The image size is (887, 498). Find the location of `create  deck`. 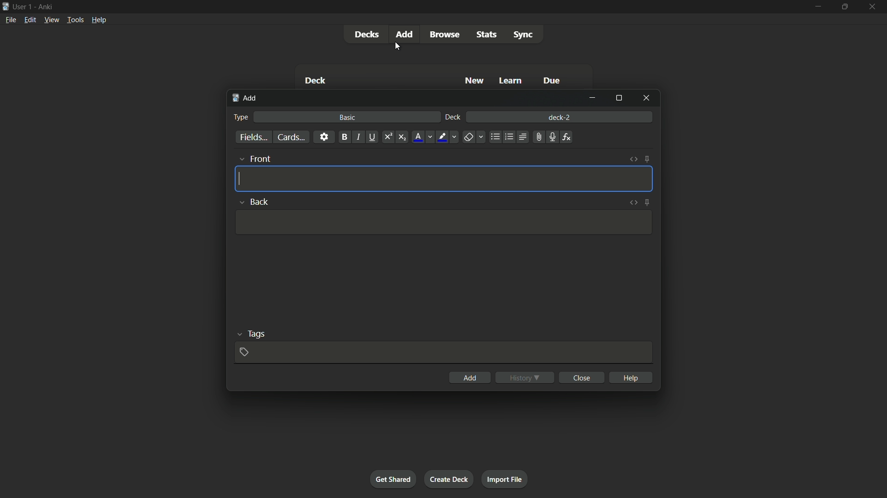

create  deck is located at coordinates (450, 479).